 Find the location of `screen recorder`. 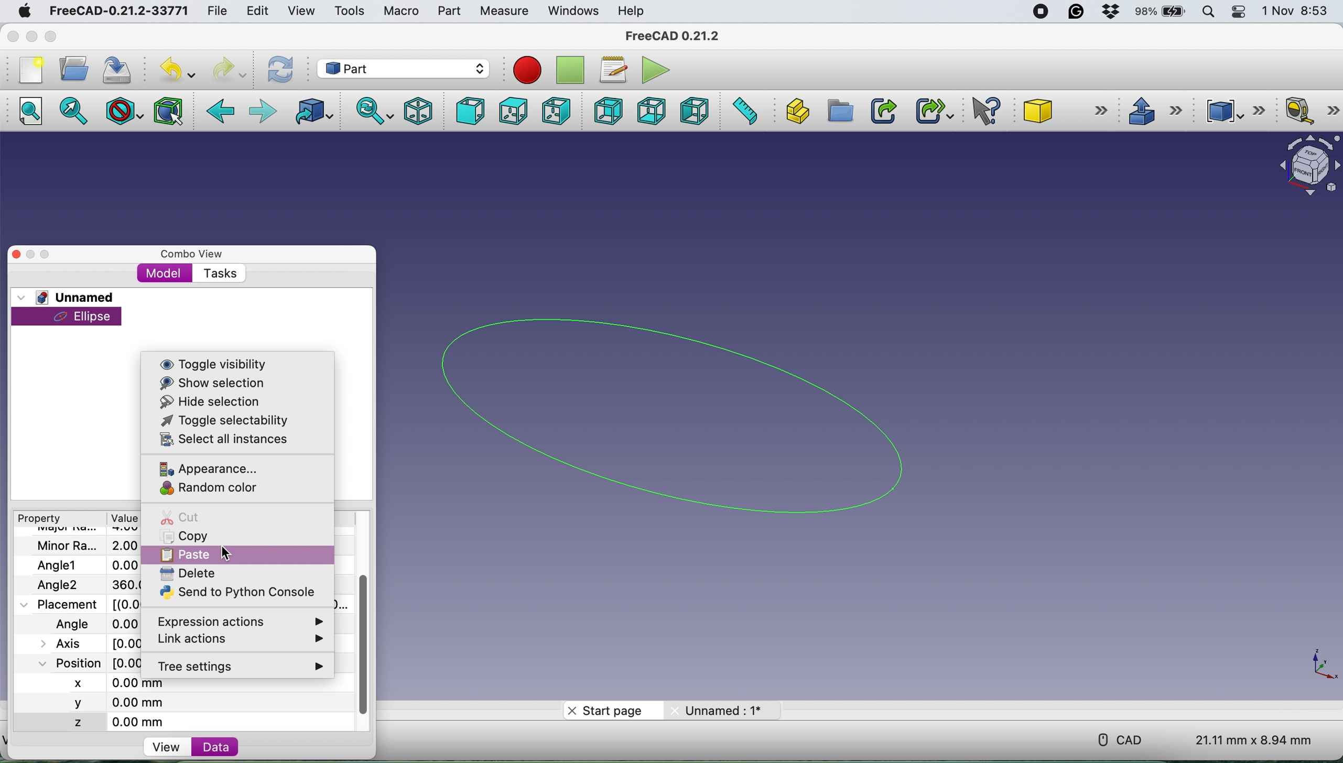

screen recorder is located at coordinates (1042, 11).